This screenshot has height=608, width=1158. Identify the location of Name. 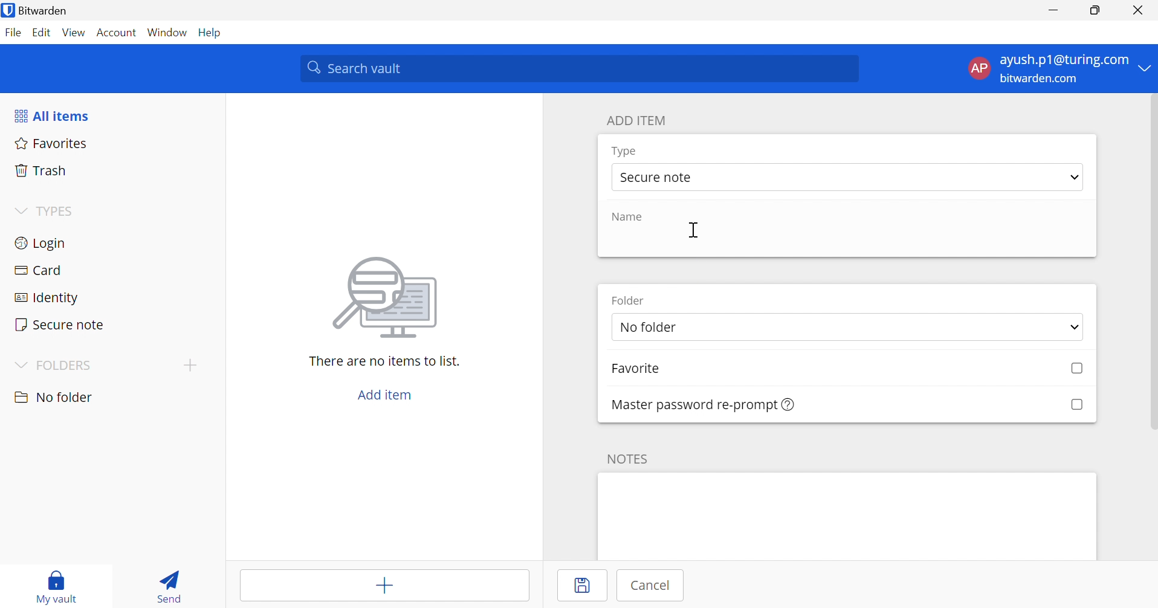
(631, 217).